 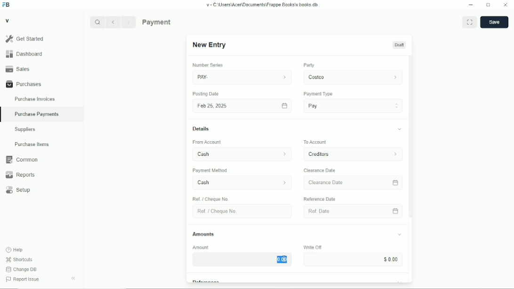 I want to click on Search, so click(x=97, y=22).